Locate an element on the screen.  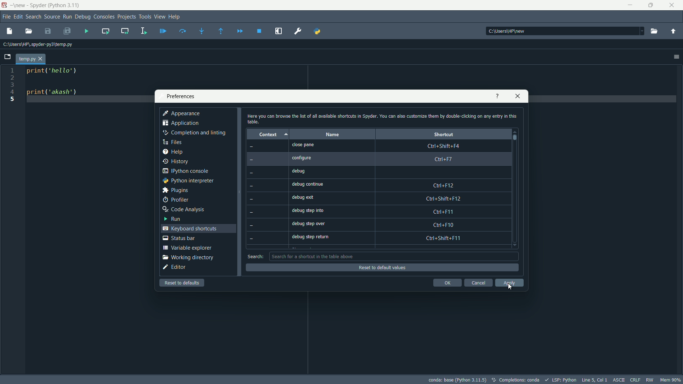
run until current function is located at coordinates (221, 31).